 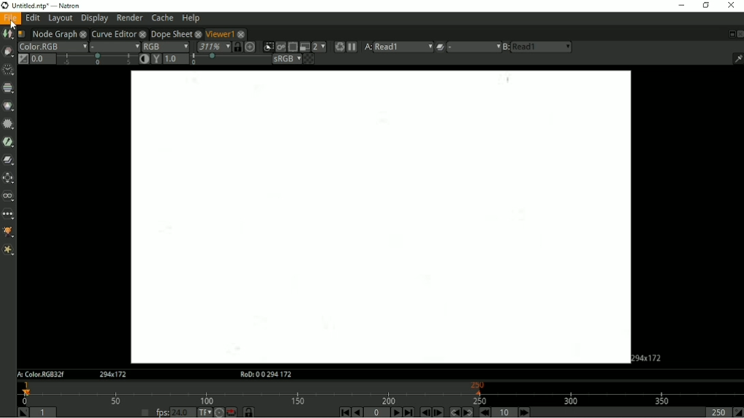 I want to click on Minimize, so click(x=681, y=5).